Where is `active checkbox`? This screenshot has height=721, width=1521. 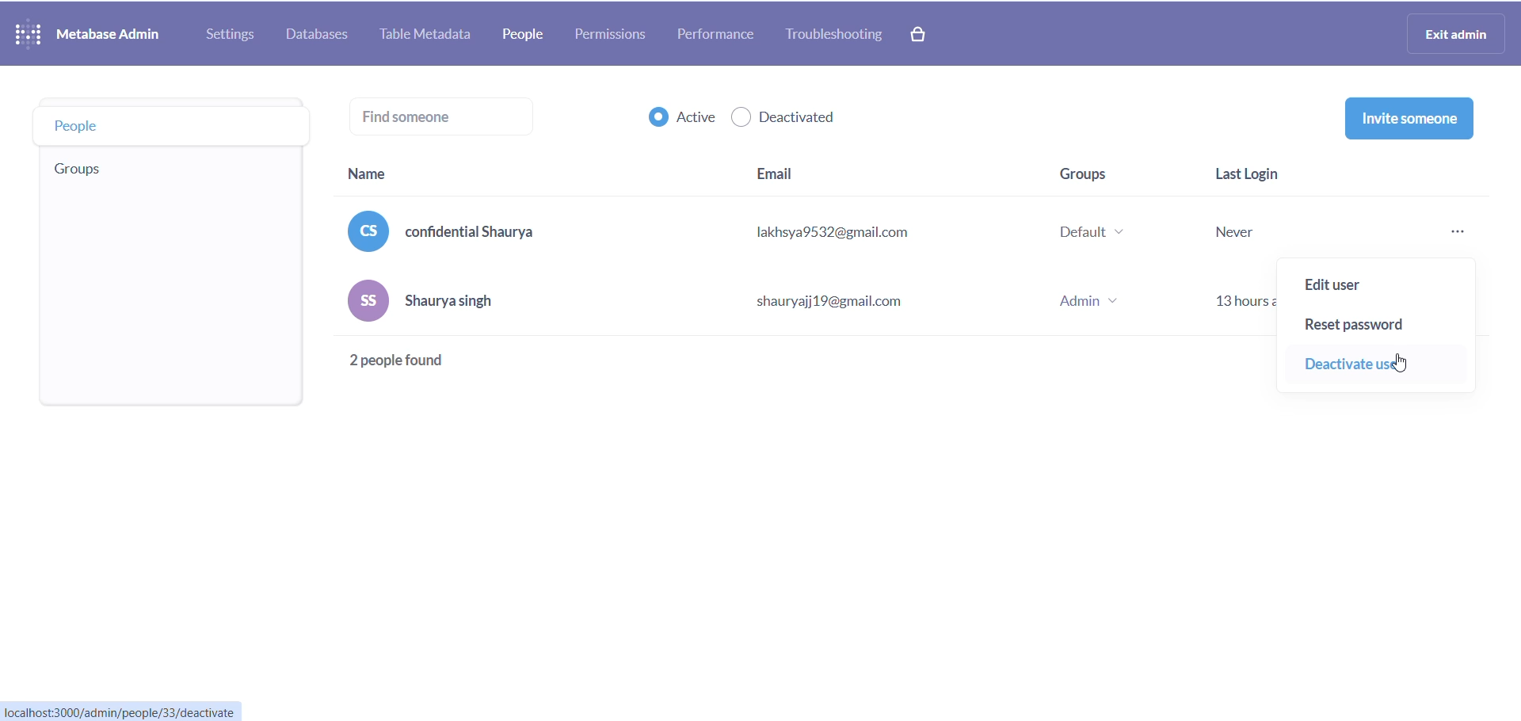
active checkbox is located at coordinates (679, 118).